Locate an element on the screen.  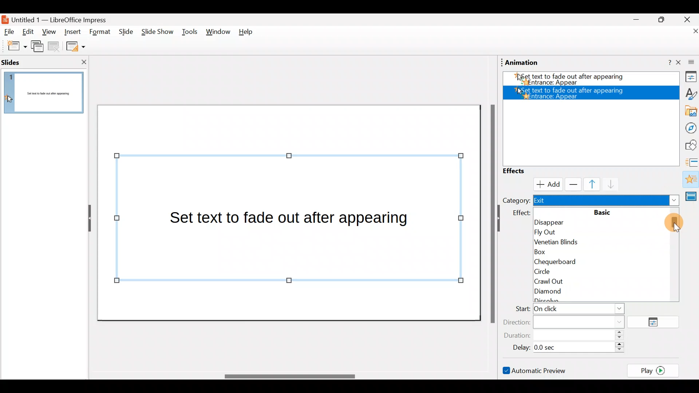
Start is located at coordinates (568, 310).